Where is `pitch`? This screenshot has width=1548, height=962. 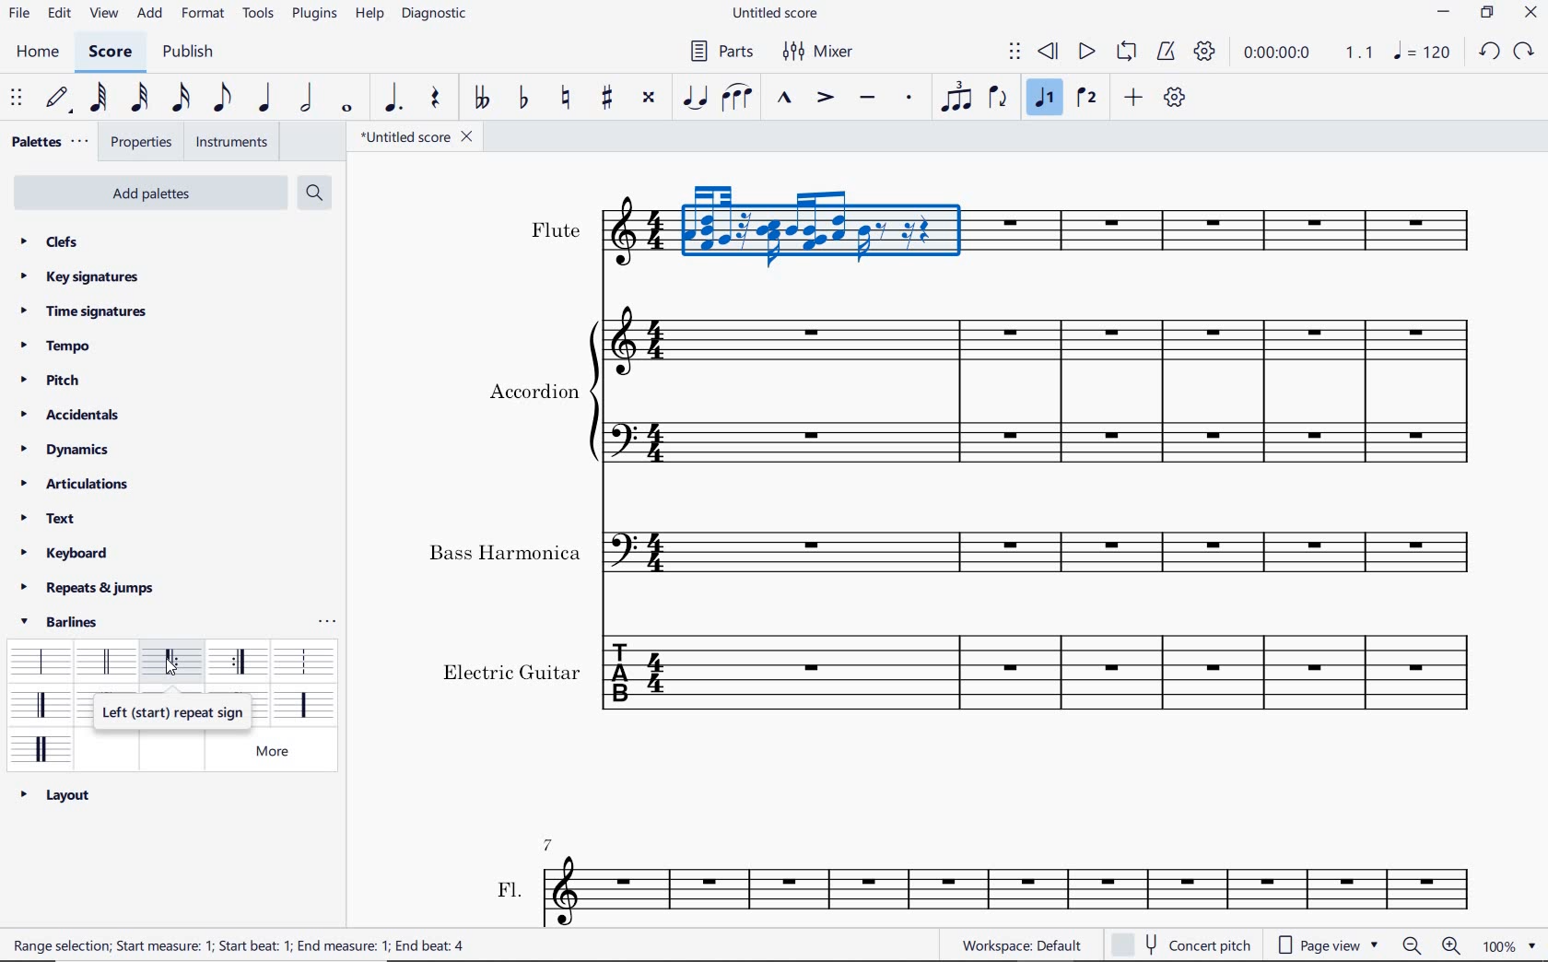
pitch is located at coordinates (48, 379).